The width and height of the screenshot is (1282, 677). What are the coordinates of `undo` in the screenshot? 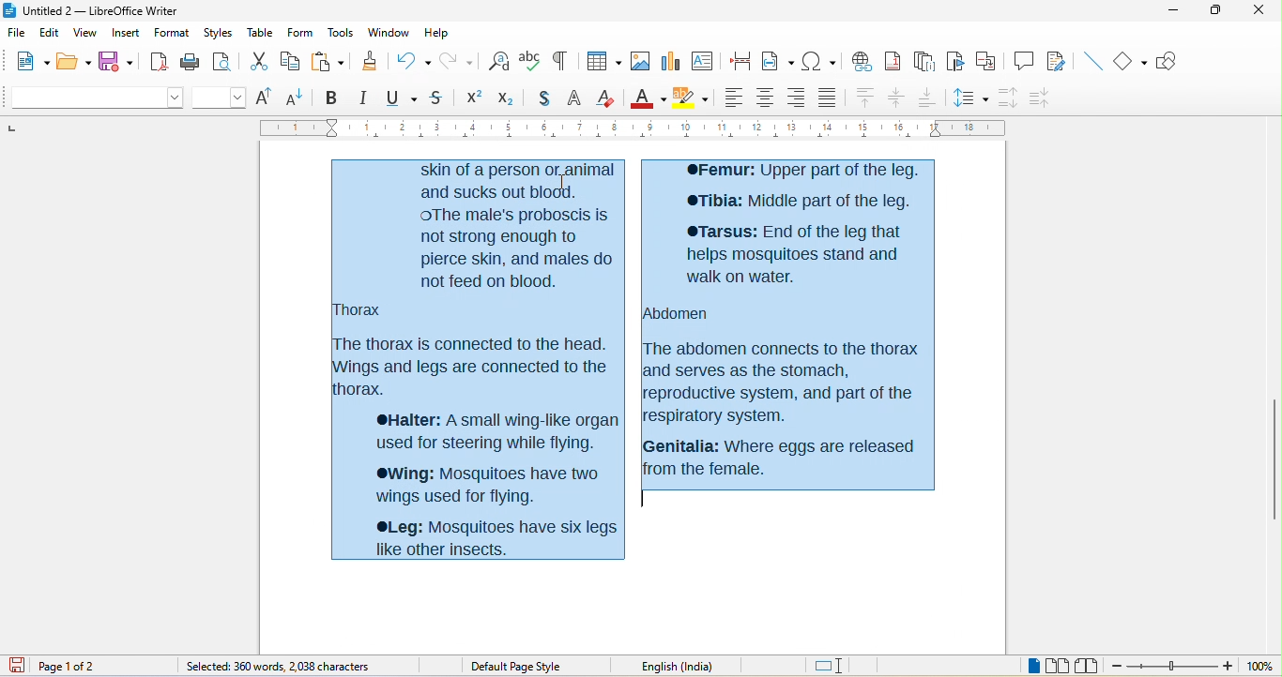 It's located at (409, 61).